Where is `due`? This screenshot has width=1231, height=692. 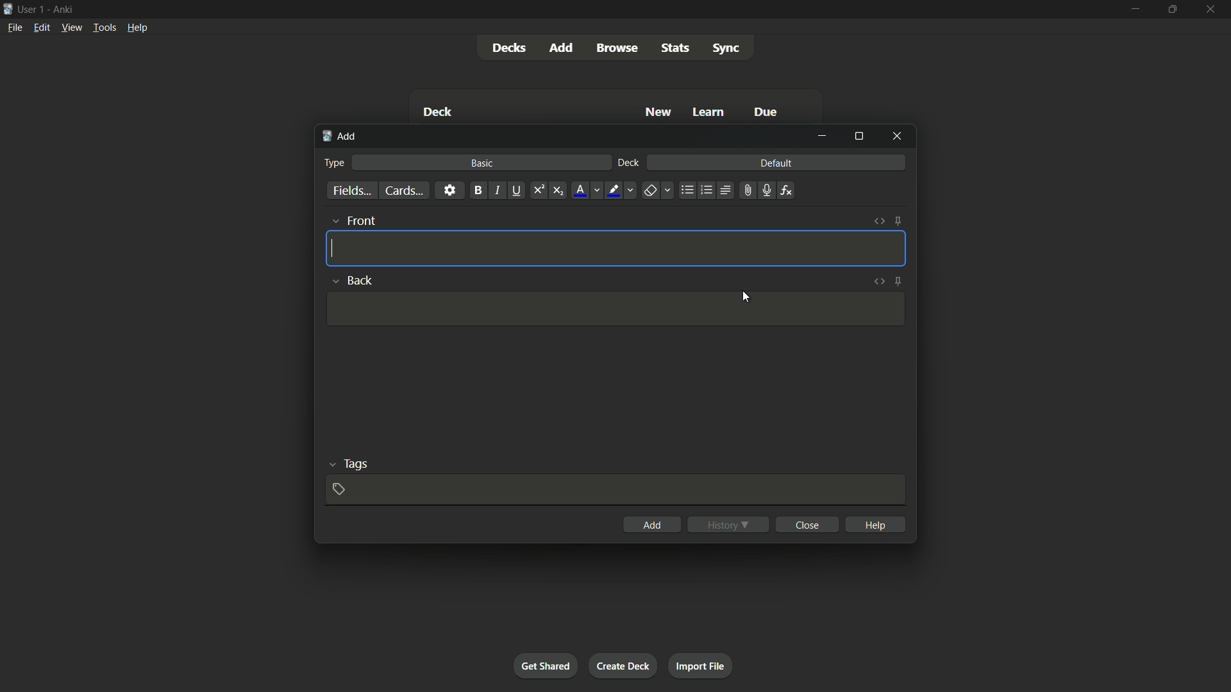 due is located at coordinates (767, 111).